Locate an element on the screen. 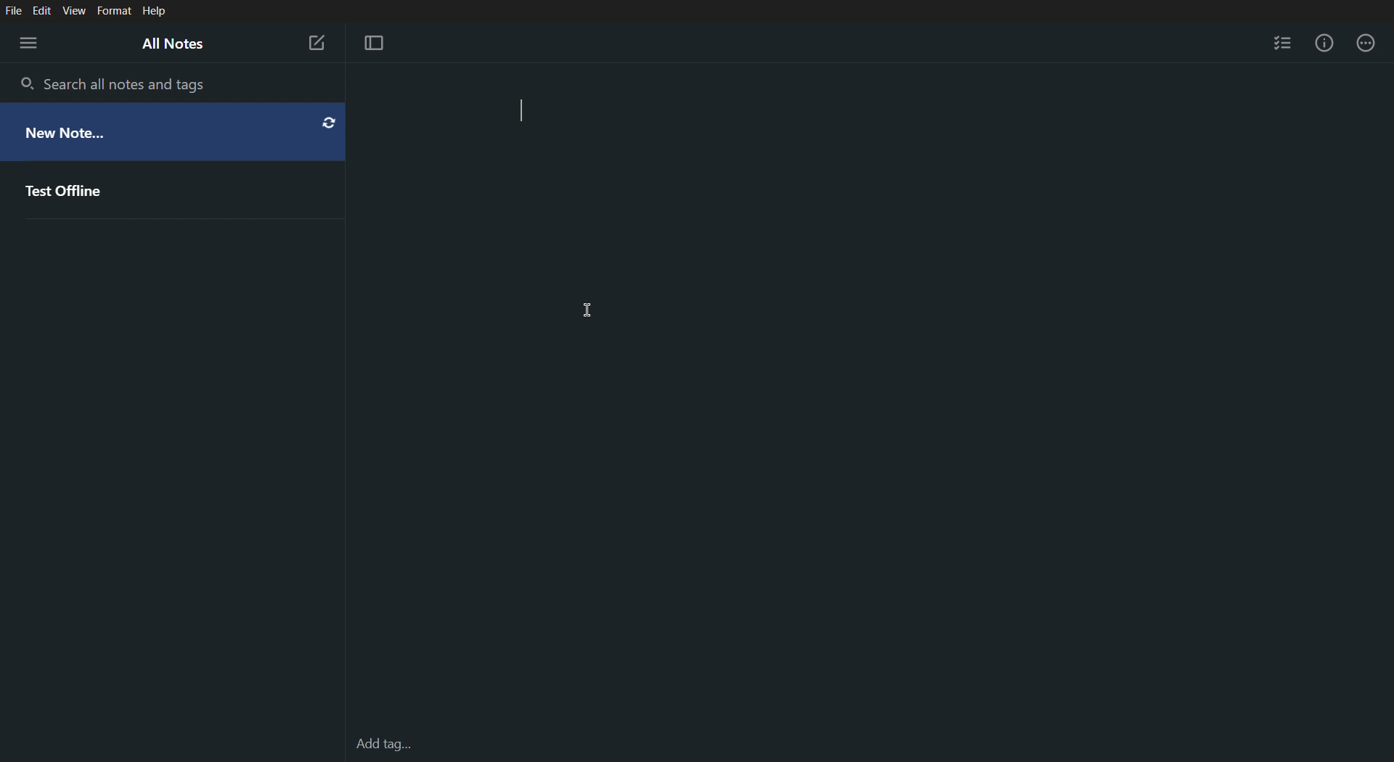 This screenshot has height=762, width=1394. Text (selected) is located at coordinates (556, 112).